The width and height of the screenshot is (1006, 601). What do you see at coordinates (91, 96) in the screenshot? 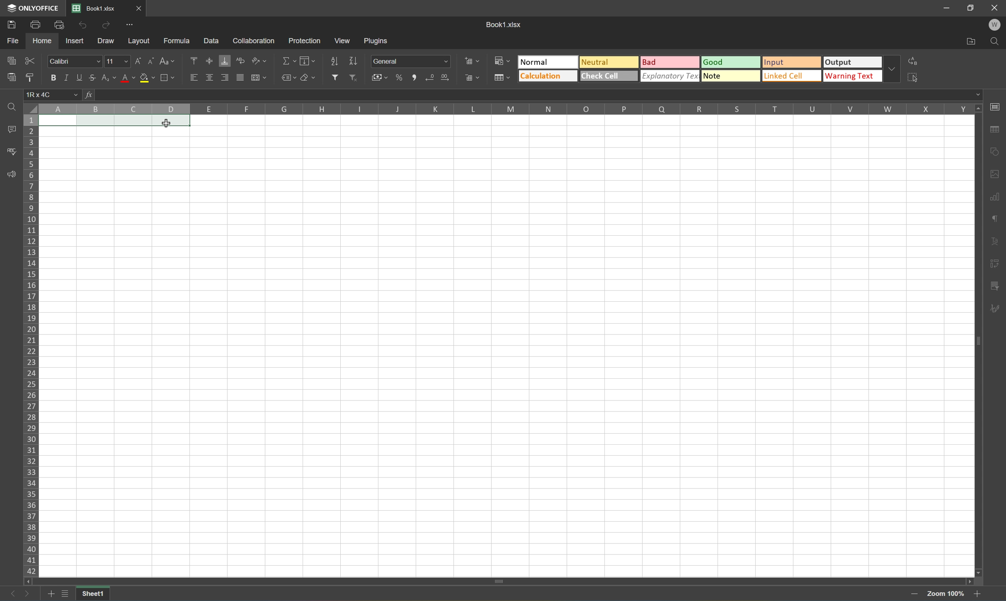
I see `fx` at bounding box center [91, 96].